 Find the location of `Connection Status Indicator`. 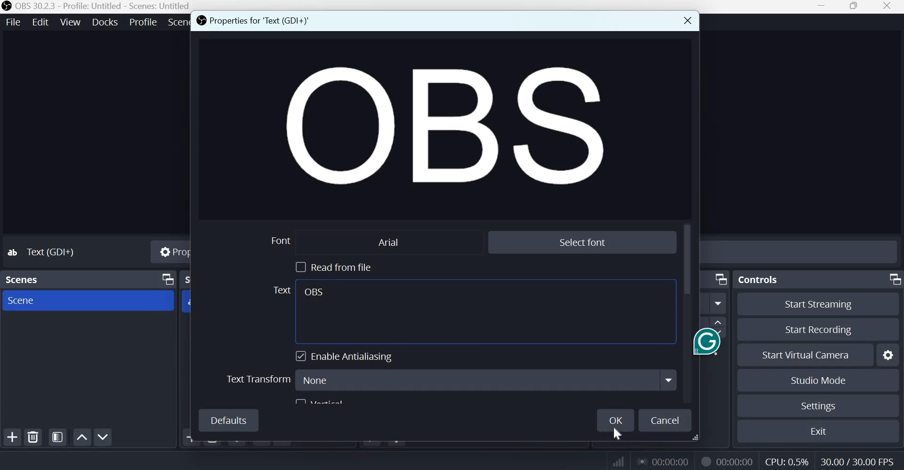

Connection Status Indicator is located at coordinates (619, 460).